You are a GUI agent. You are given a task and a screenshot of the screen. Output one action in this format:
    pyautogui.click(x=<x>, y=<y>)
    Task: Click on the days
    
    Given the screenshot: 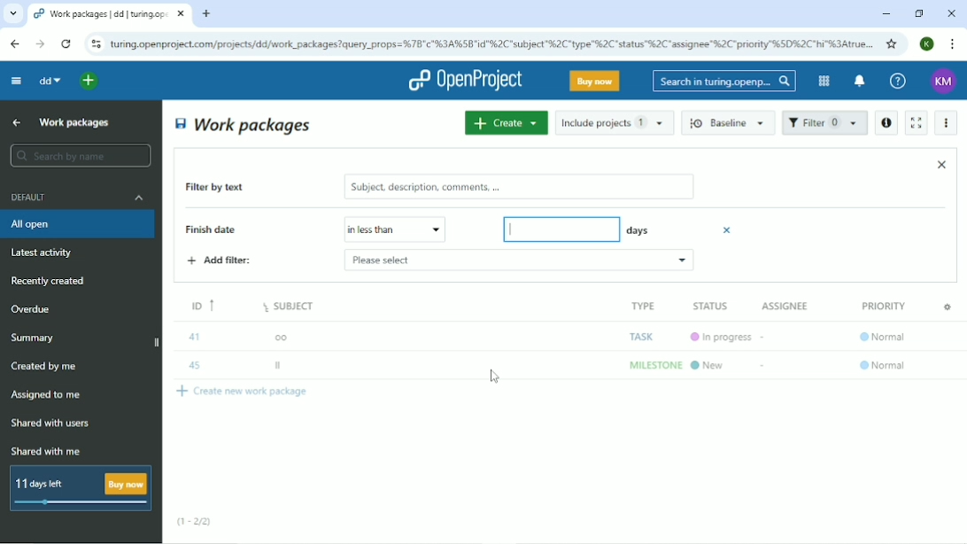 What is the action you would take?
    pyautogui.click(x=559, y=229)
    